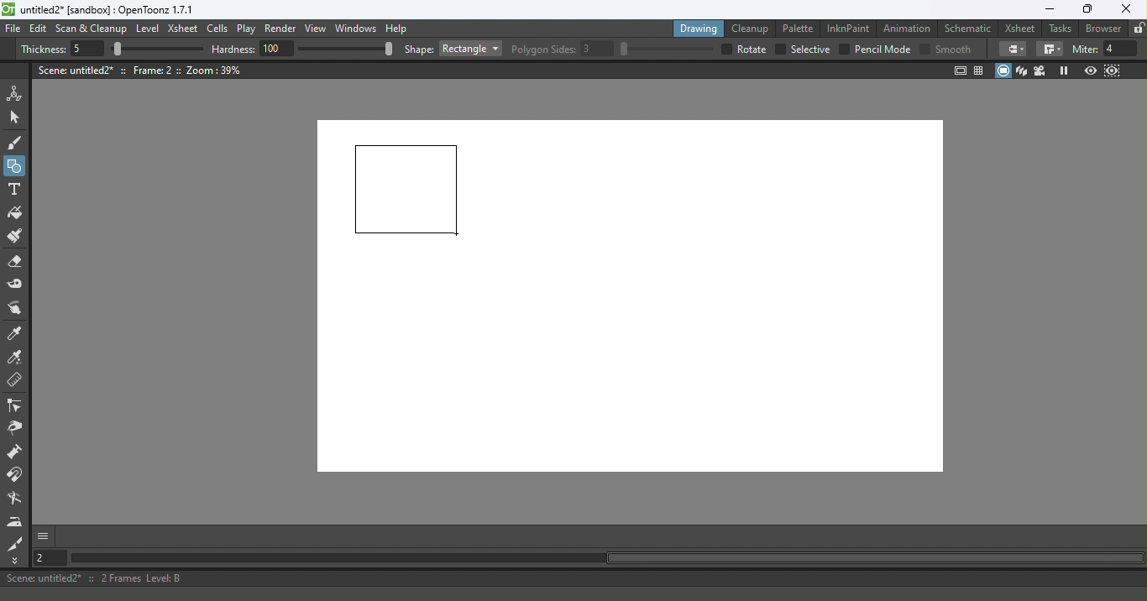 This screenshot has height=601, width=1147. What do you see at coordinates (220, 29) in the screenshot?
I see `Cells` at bounding box center [220, 29].